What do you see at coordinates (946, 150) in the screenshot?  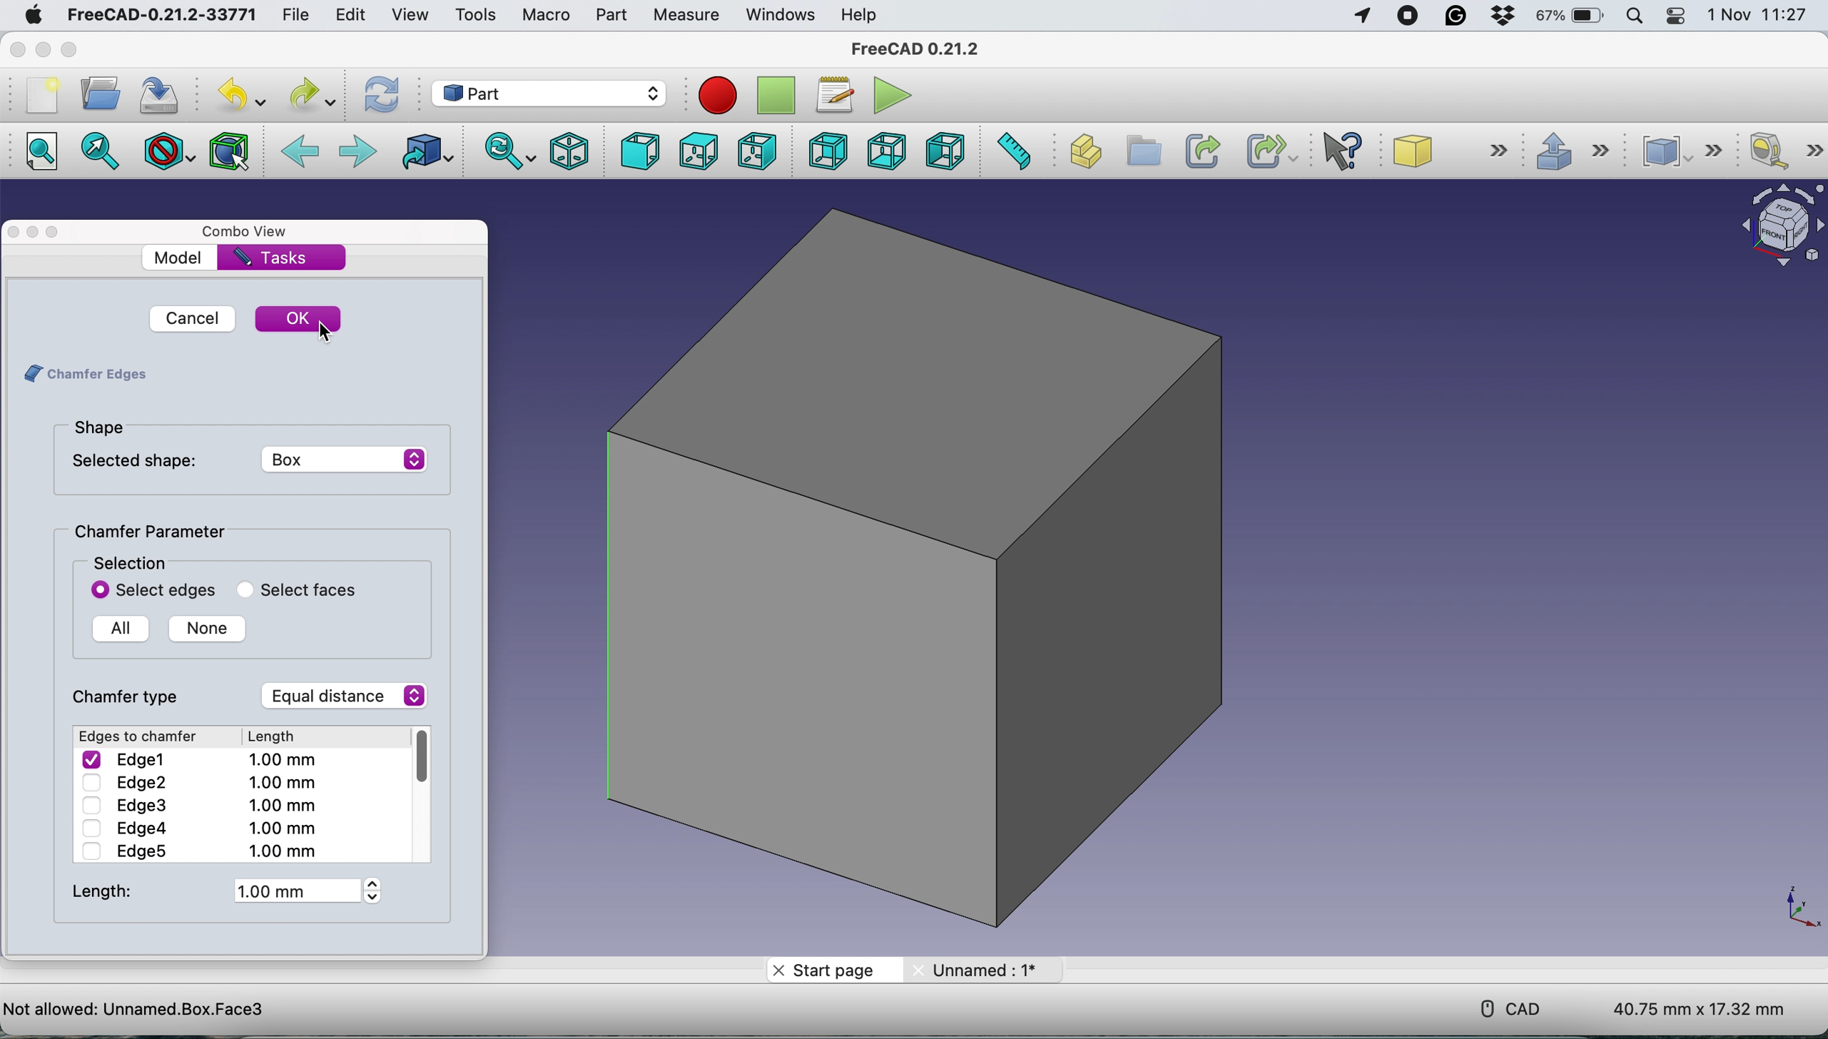 I see `left` at bounding box center [946, 150].